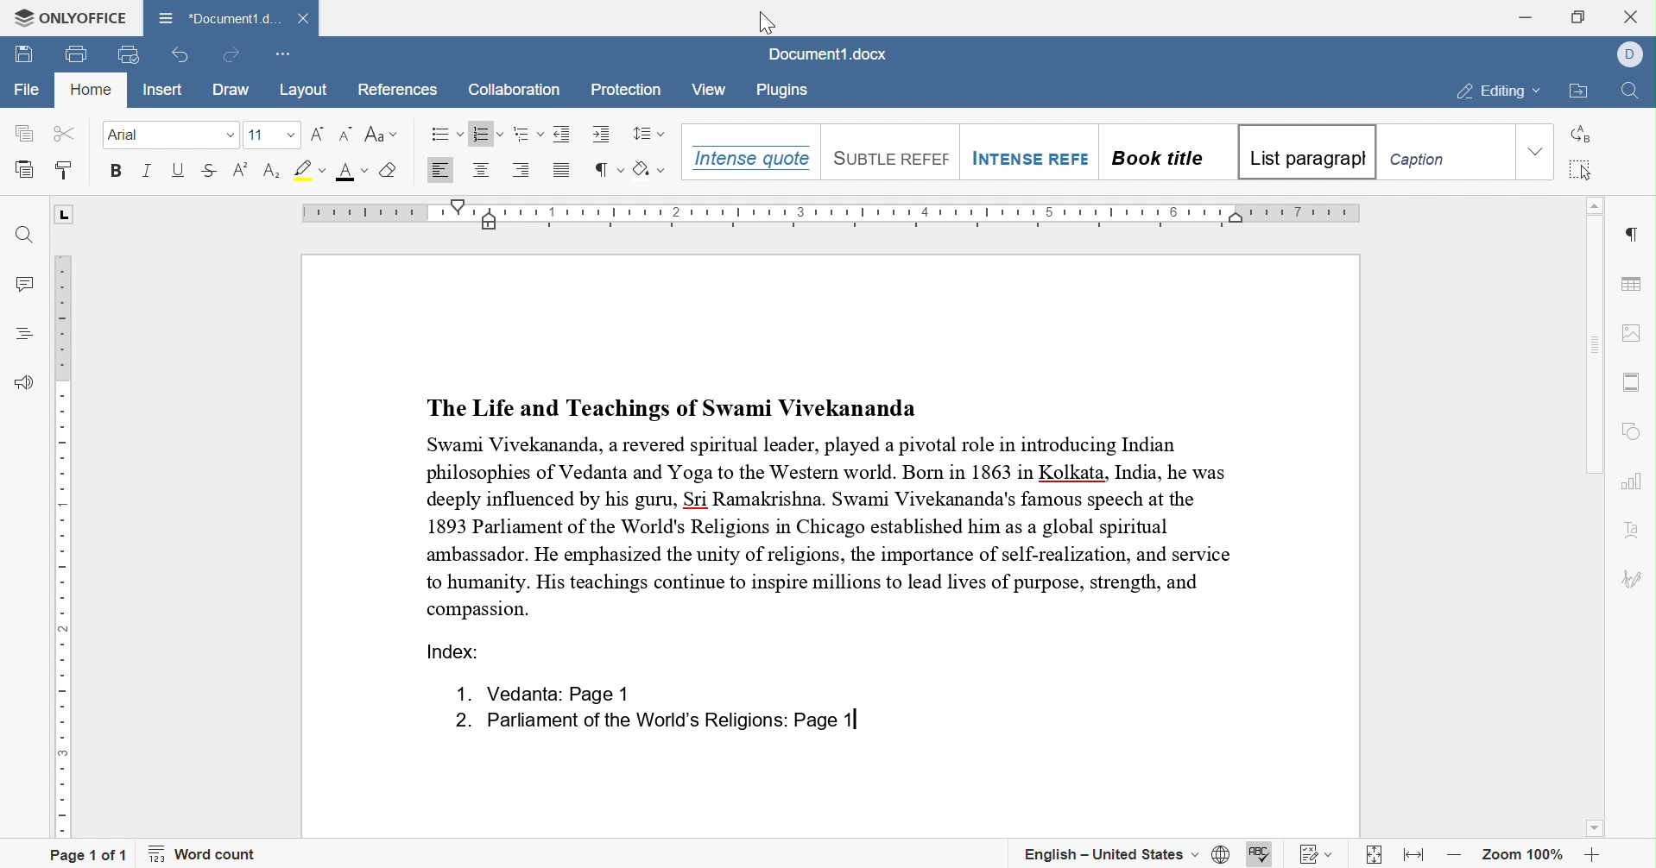 The height and width of the screenshot is (868, 1656). What do you see at coordinates (77, 55) in the screenshot?
I see `print` at bounding box center [77, 55].